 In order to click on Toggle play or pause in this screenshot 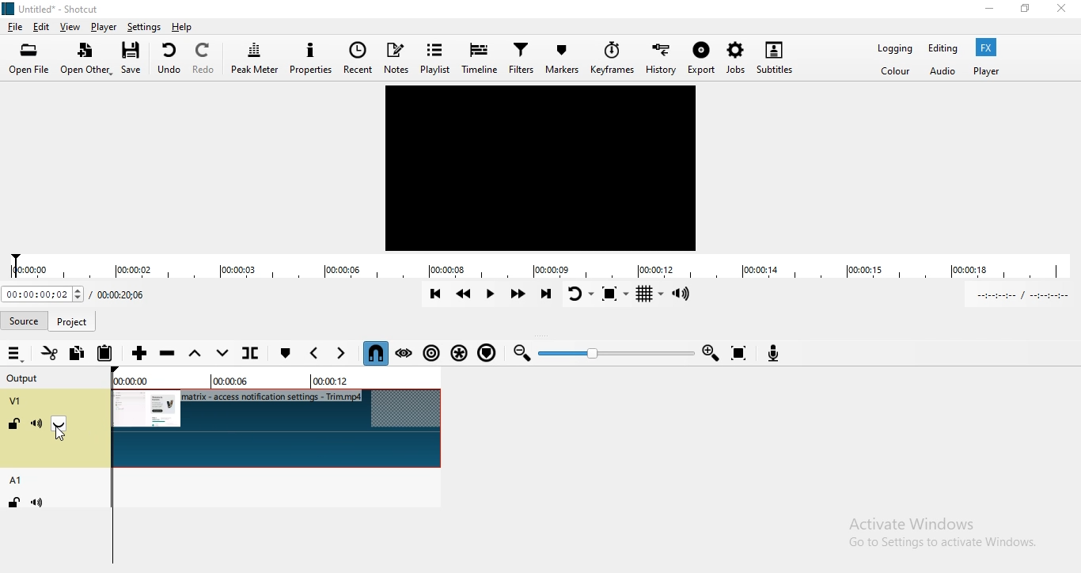, I will do `click(492, 293)`.